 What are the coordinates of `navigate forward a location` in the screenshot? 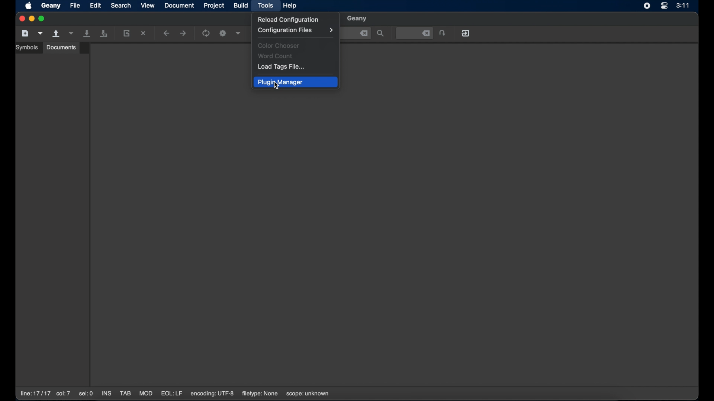 It's located at (183, 33).